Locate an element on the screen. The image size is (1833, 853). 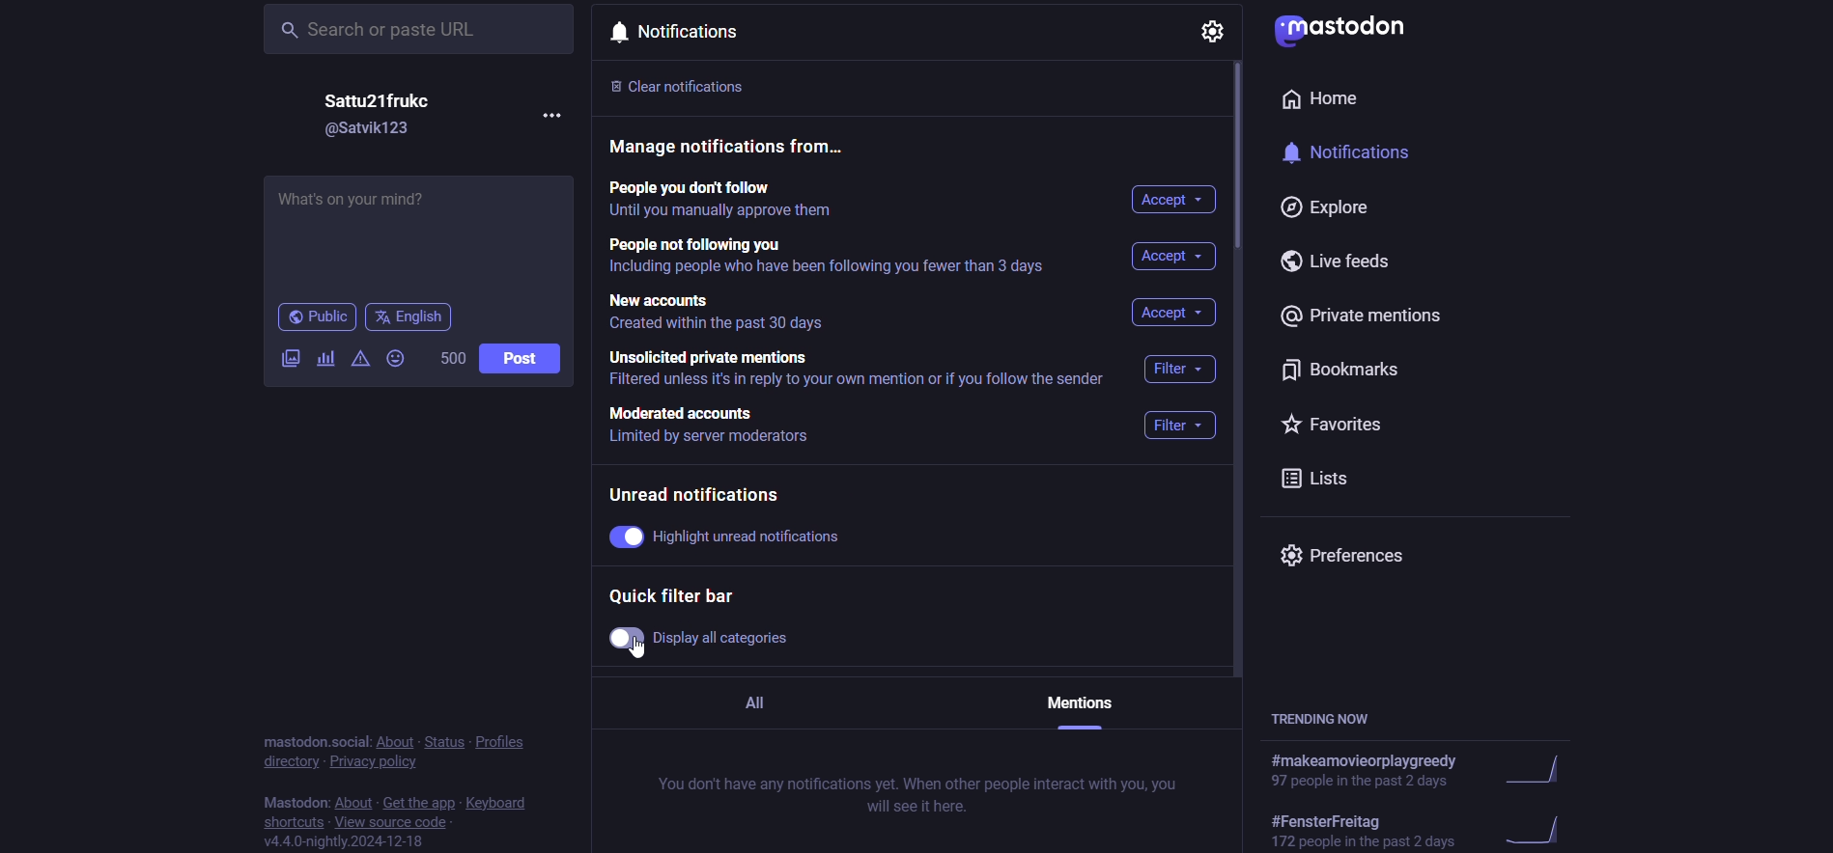
unsolicited private mentions Filtered unless it's in reply to your own mention or if you follow the sender is located at coordinates (862, 371).